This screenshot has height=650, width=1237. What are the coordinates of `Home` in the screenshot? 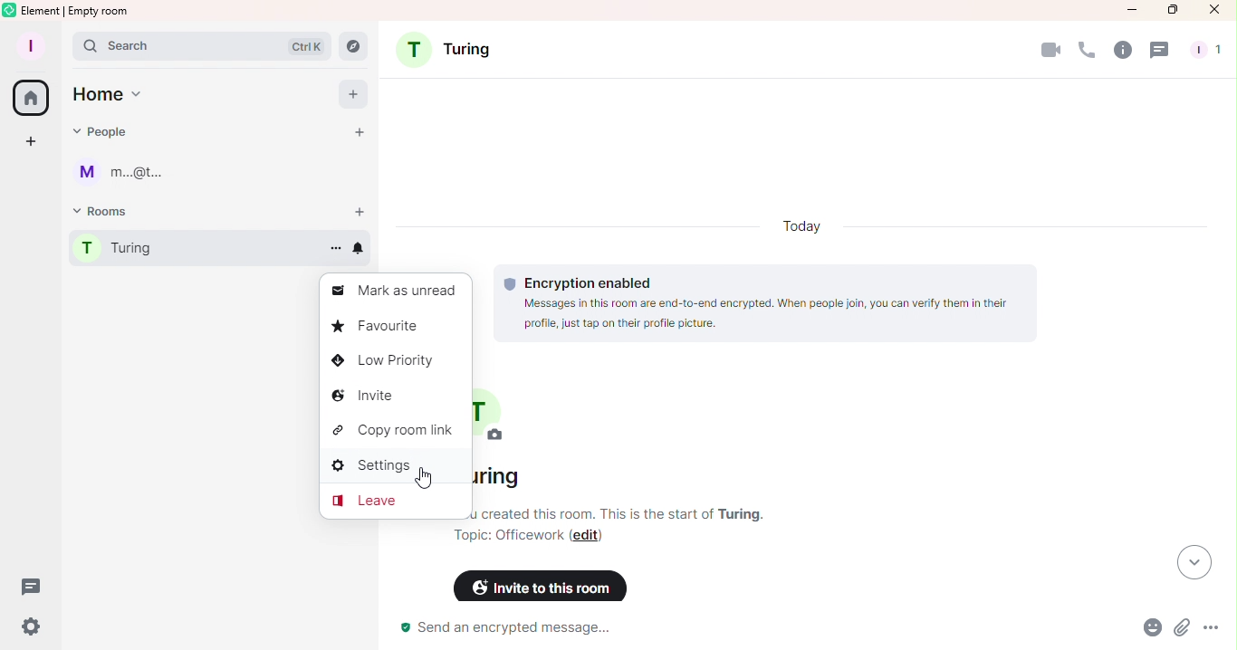 It's located at (36, 98).